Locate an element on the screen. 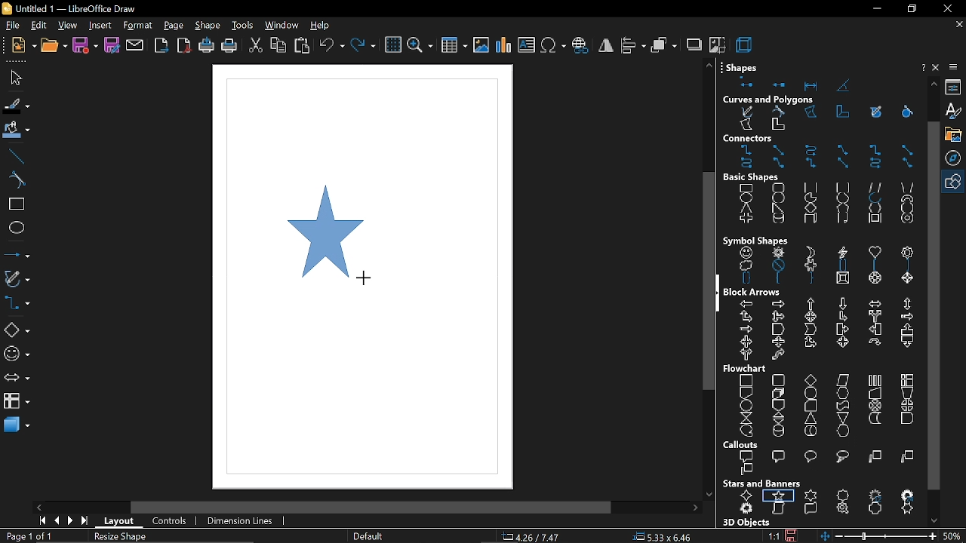 Image resolution: width=966 pixels, height=543 pixels. insert text is located at coordinates (528, 45).